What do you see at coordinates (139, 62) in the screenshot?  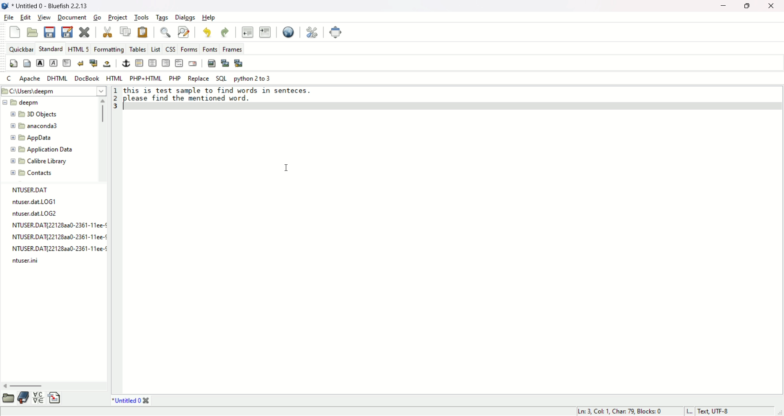 I see `horizontal rule` at bounding box center [139, 62].